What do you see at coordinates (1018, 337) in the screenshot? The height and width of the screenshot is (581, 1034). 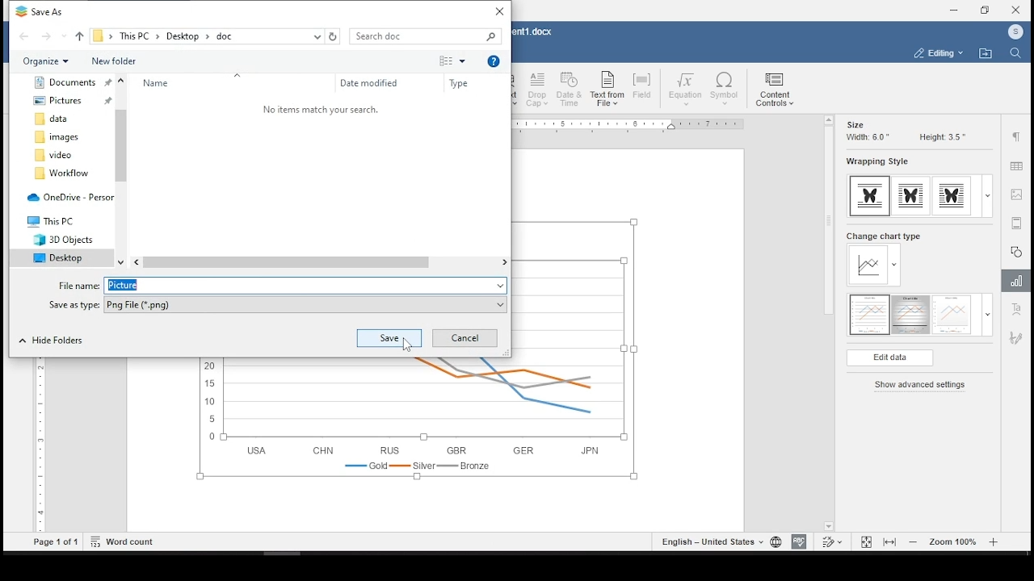 I see `signature` at bounding box center [1018, 337].